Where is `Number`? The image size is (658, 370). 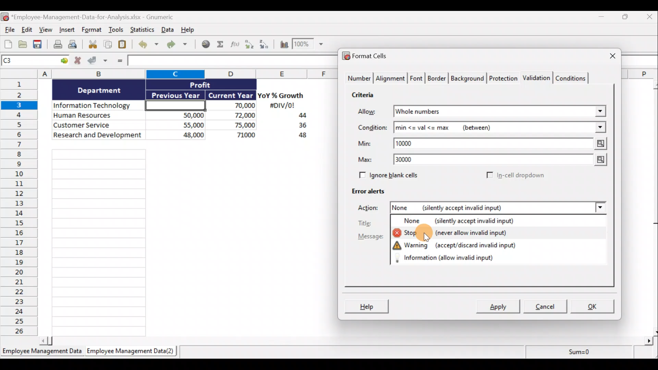
Number is located at coordinates (358, 79).